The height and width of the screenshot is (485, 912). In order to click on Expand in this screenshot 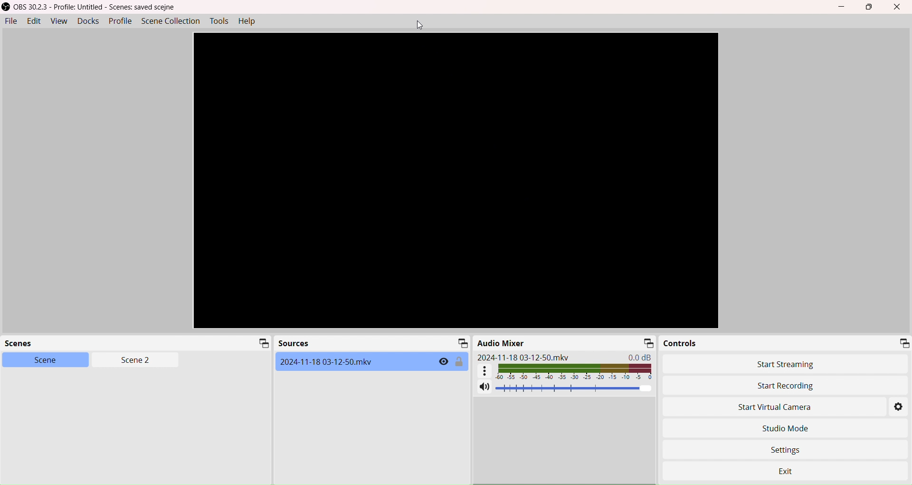, I will do `click(461, 343)`.